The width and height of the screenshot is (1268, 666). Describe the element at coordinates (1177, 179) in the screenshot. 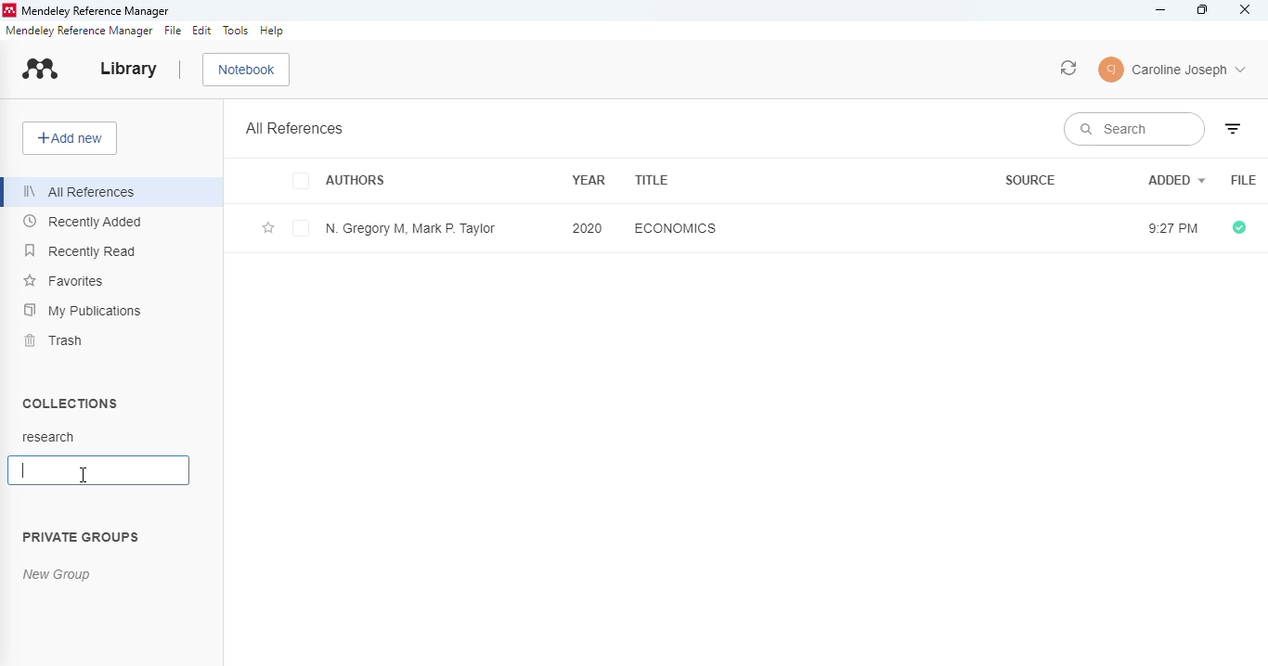

I see `added` at that location.